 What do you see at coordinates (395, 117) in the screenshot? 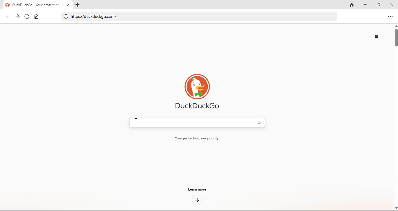
I see `vertical scroll bar` at bounding box center [395, 117].